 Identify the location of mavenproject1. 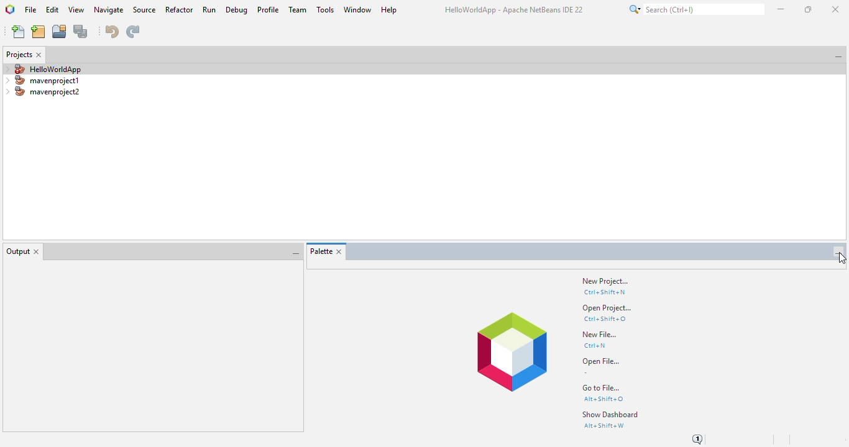
(42, 80).